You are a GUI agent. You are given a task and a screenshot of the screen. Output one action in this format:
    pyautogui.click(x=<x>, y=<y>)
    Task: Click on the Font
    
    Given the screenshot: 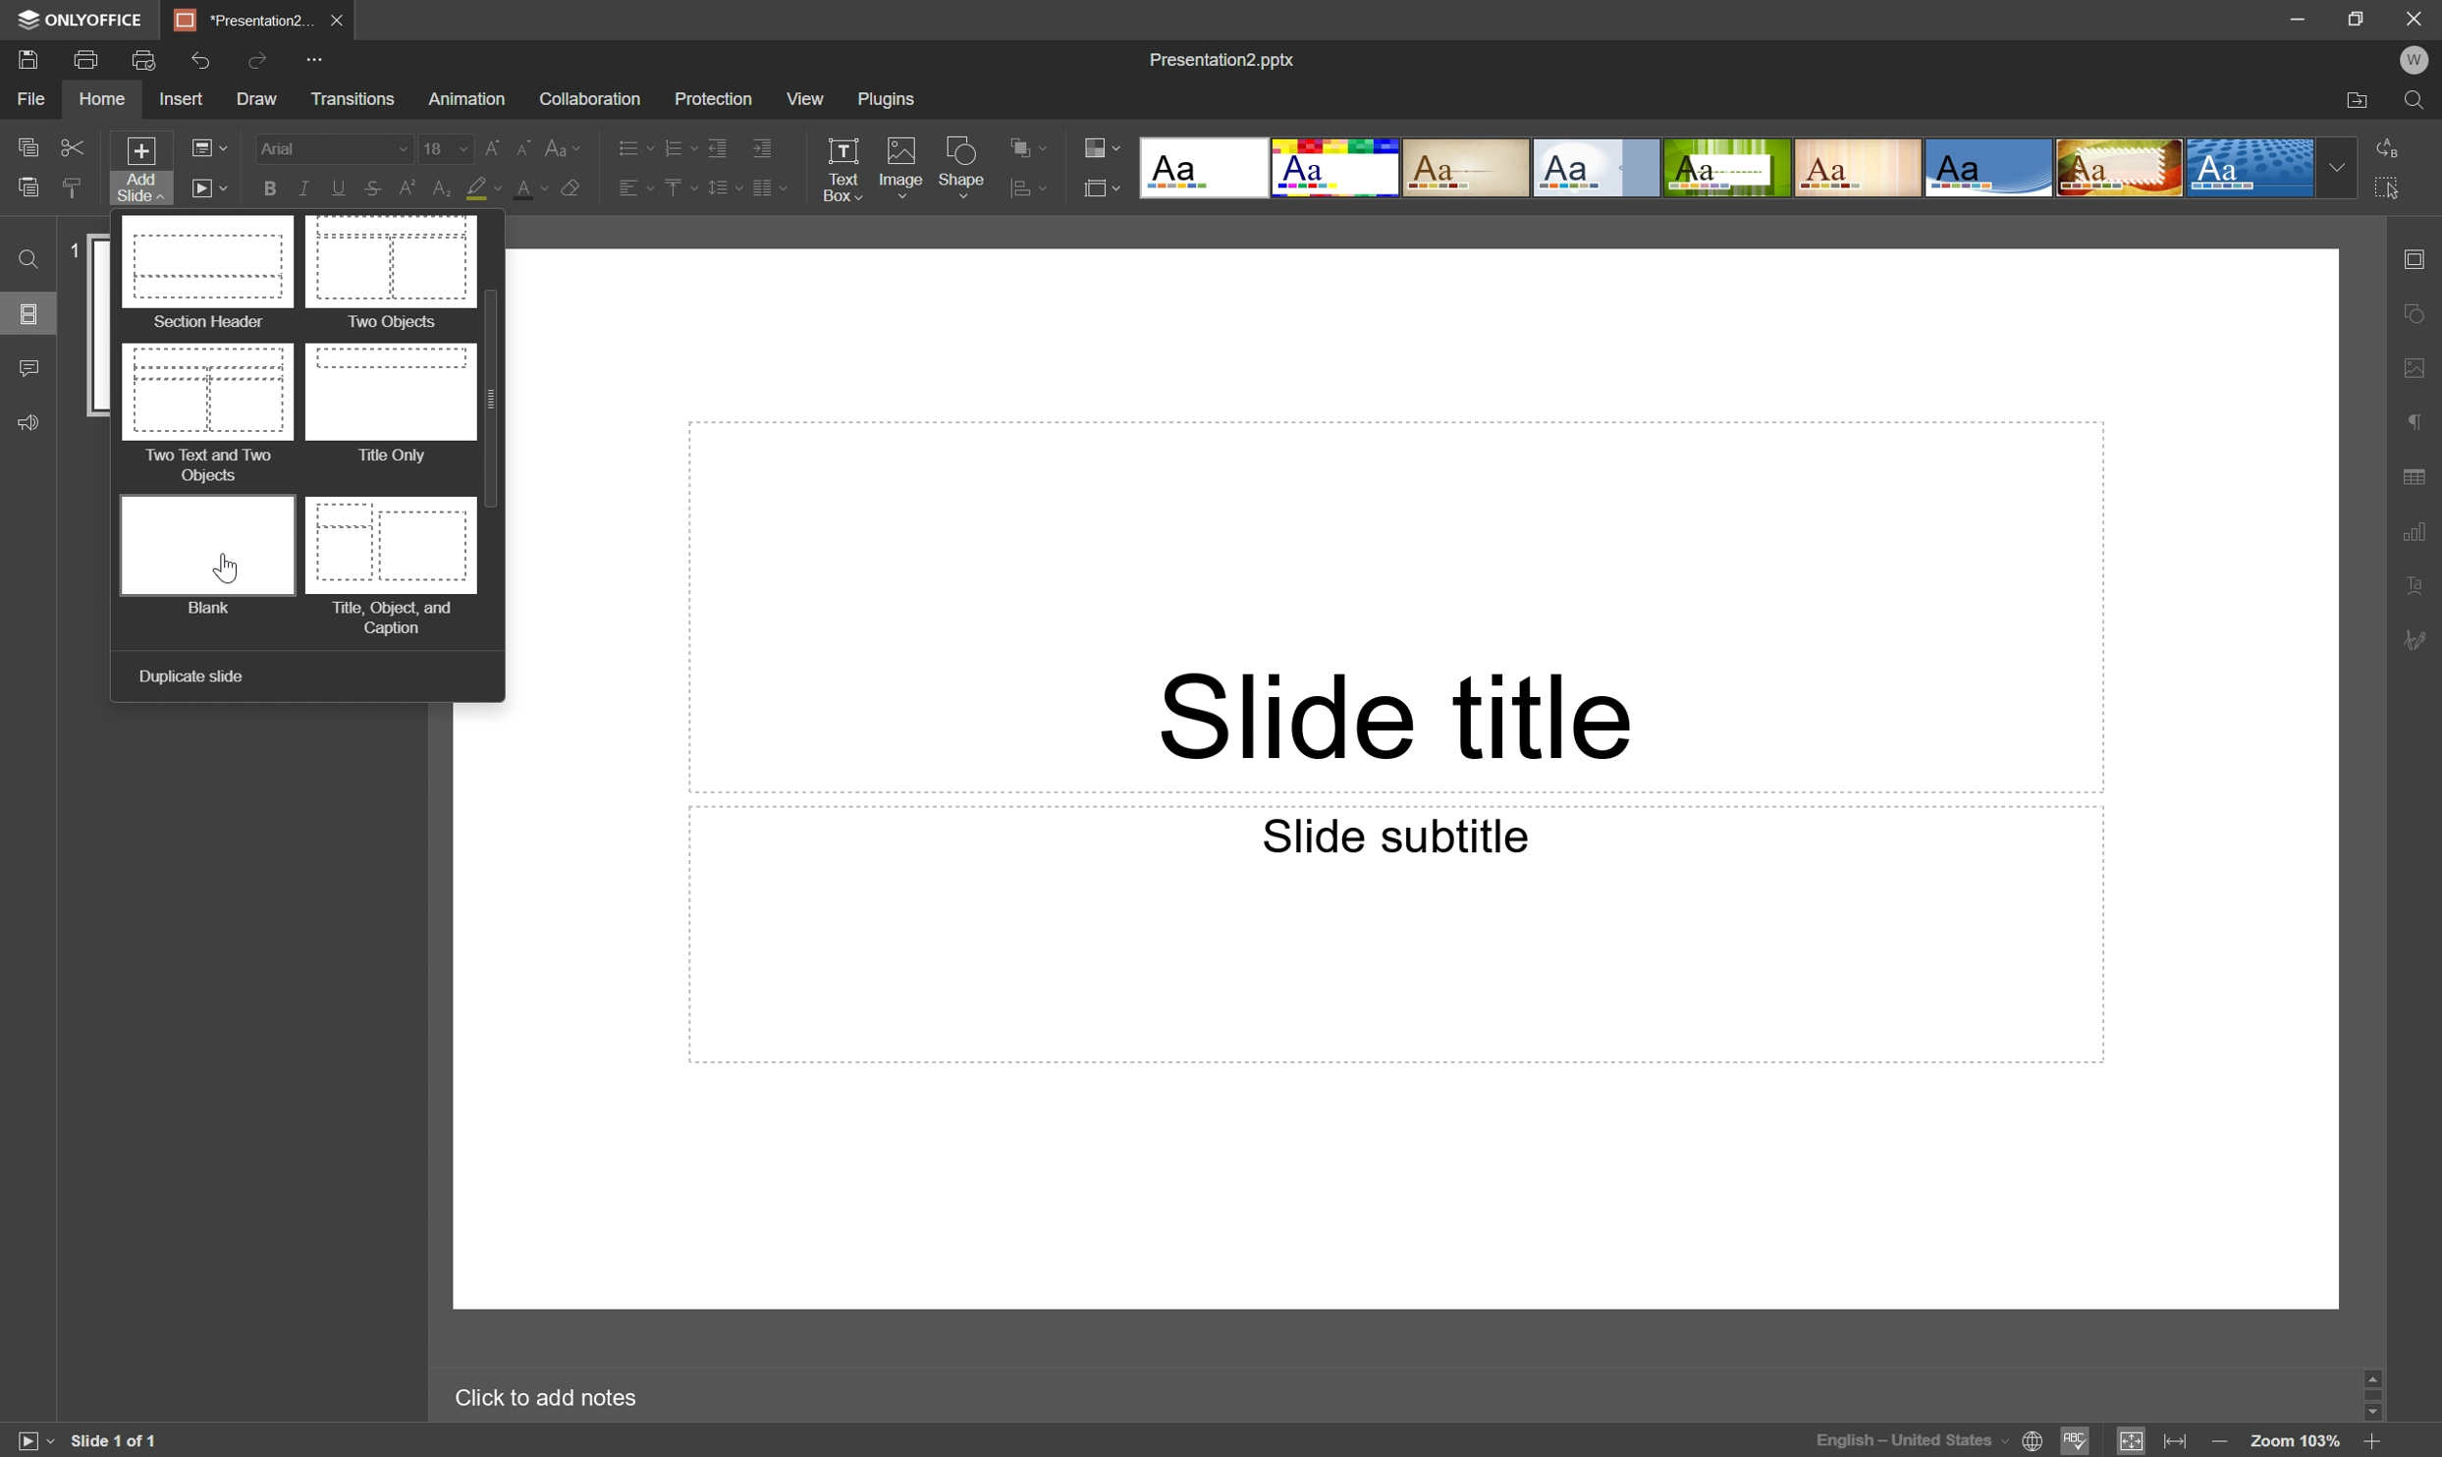 What is the action you would take?
    pyautogui.click(x=331, y=148)
    